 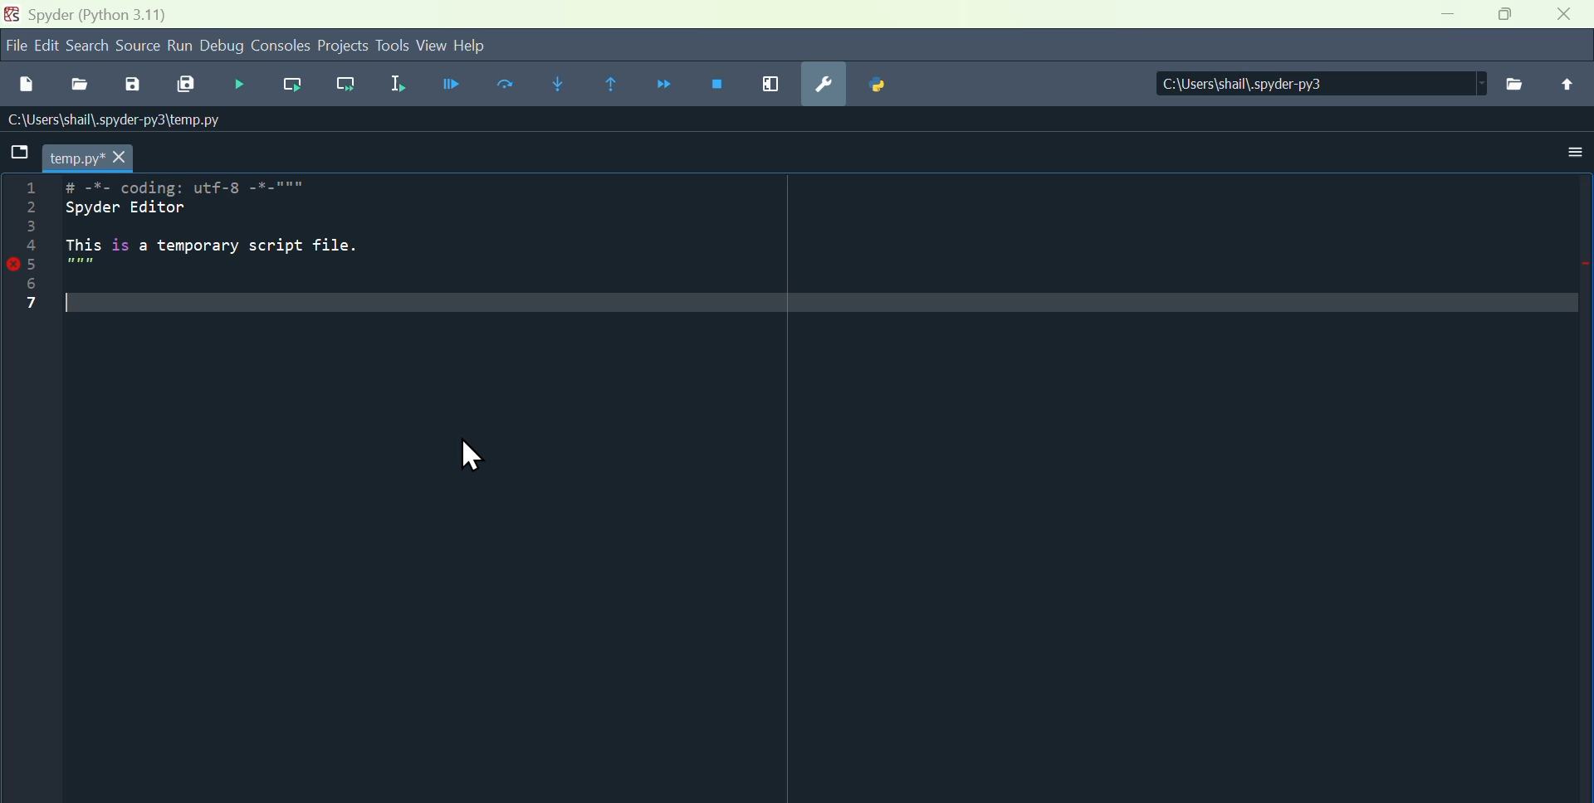 I want to click on Source, so click(x=140, y=48).